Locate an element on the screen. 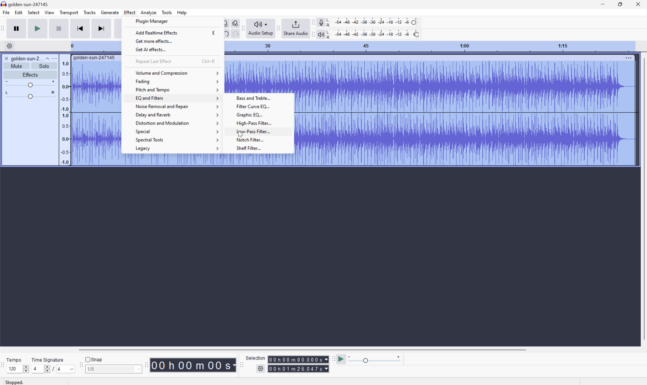 Image resolution: width=647 pixels, height=385 pixels. Cursor is located at coordinates (240, 135).